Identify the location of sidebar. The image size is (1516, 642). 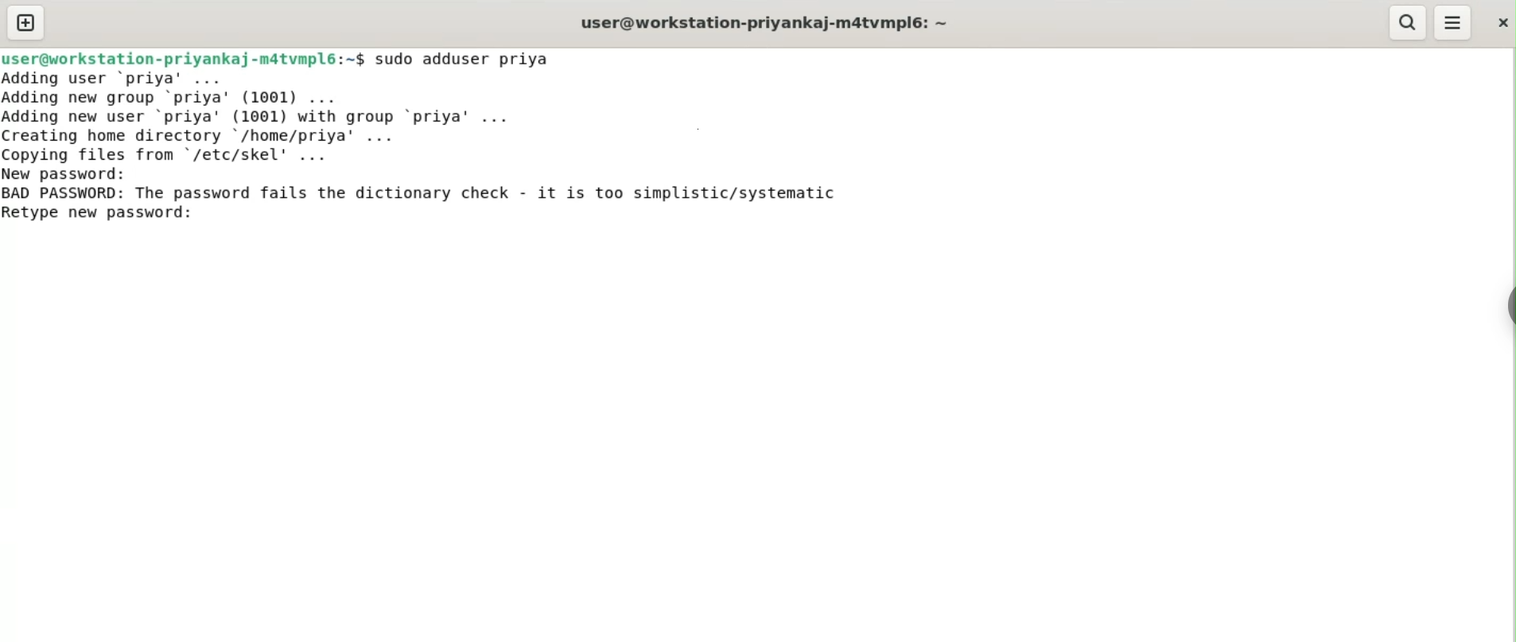
(1508, 307).